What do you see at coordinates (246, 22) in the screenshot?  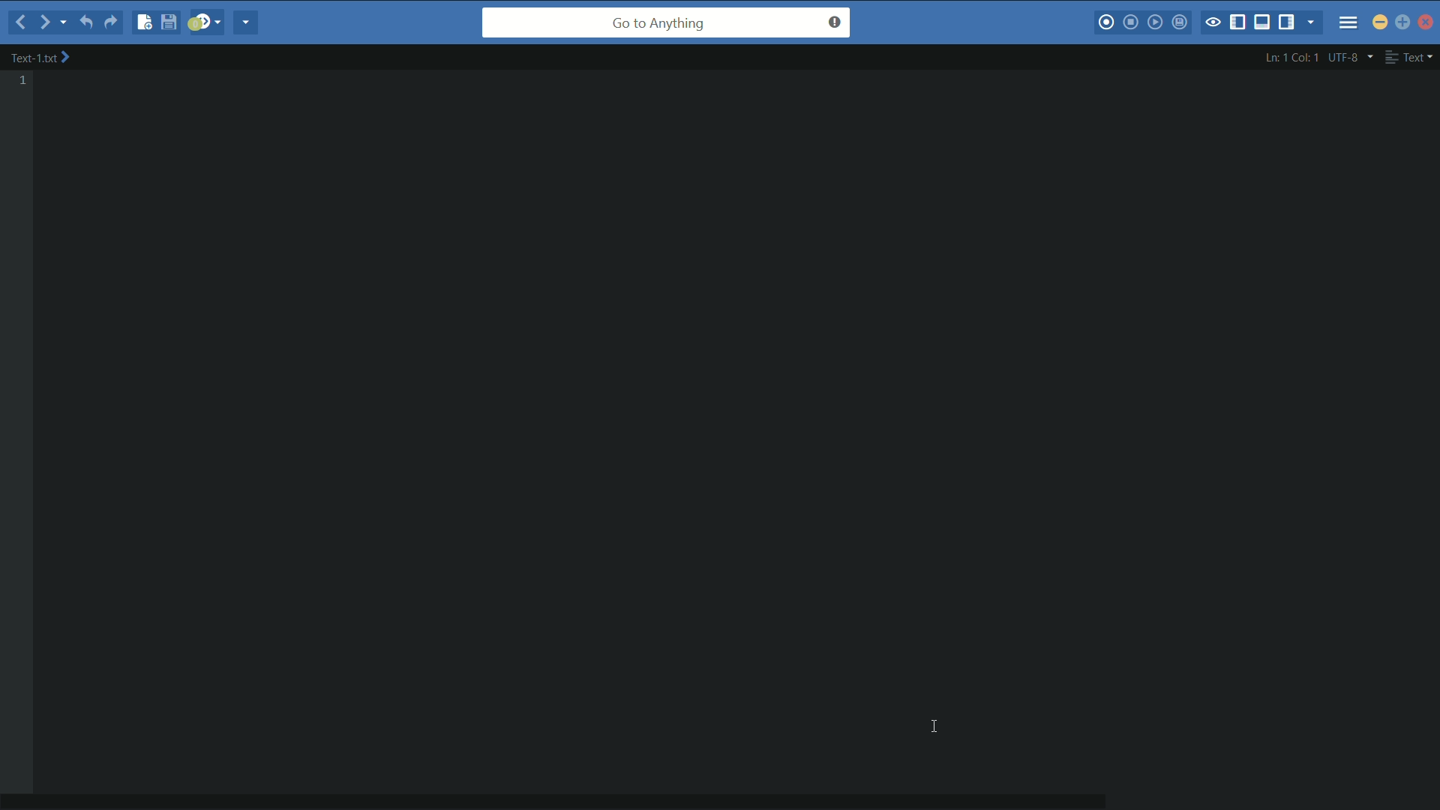 I see `share current file` at bounding box center [246, 22].